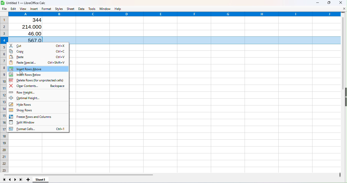 This screenshot has height=183, width=347. I want to click on 567.0, so click(30, 40).